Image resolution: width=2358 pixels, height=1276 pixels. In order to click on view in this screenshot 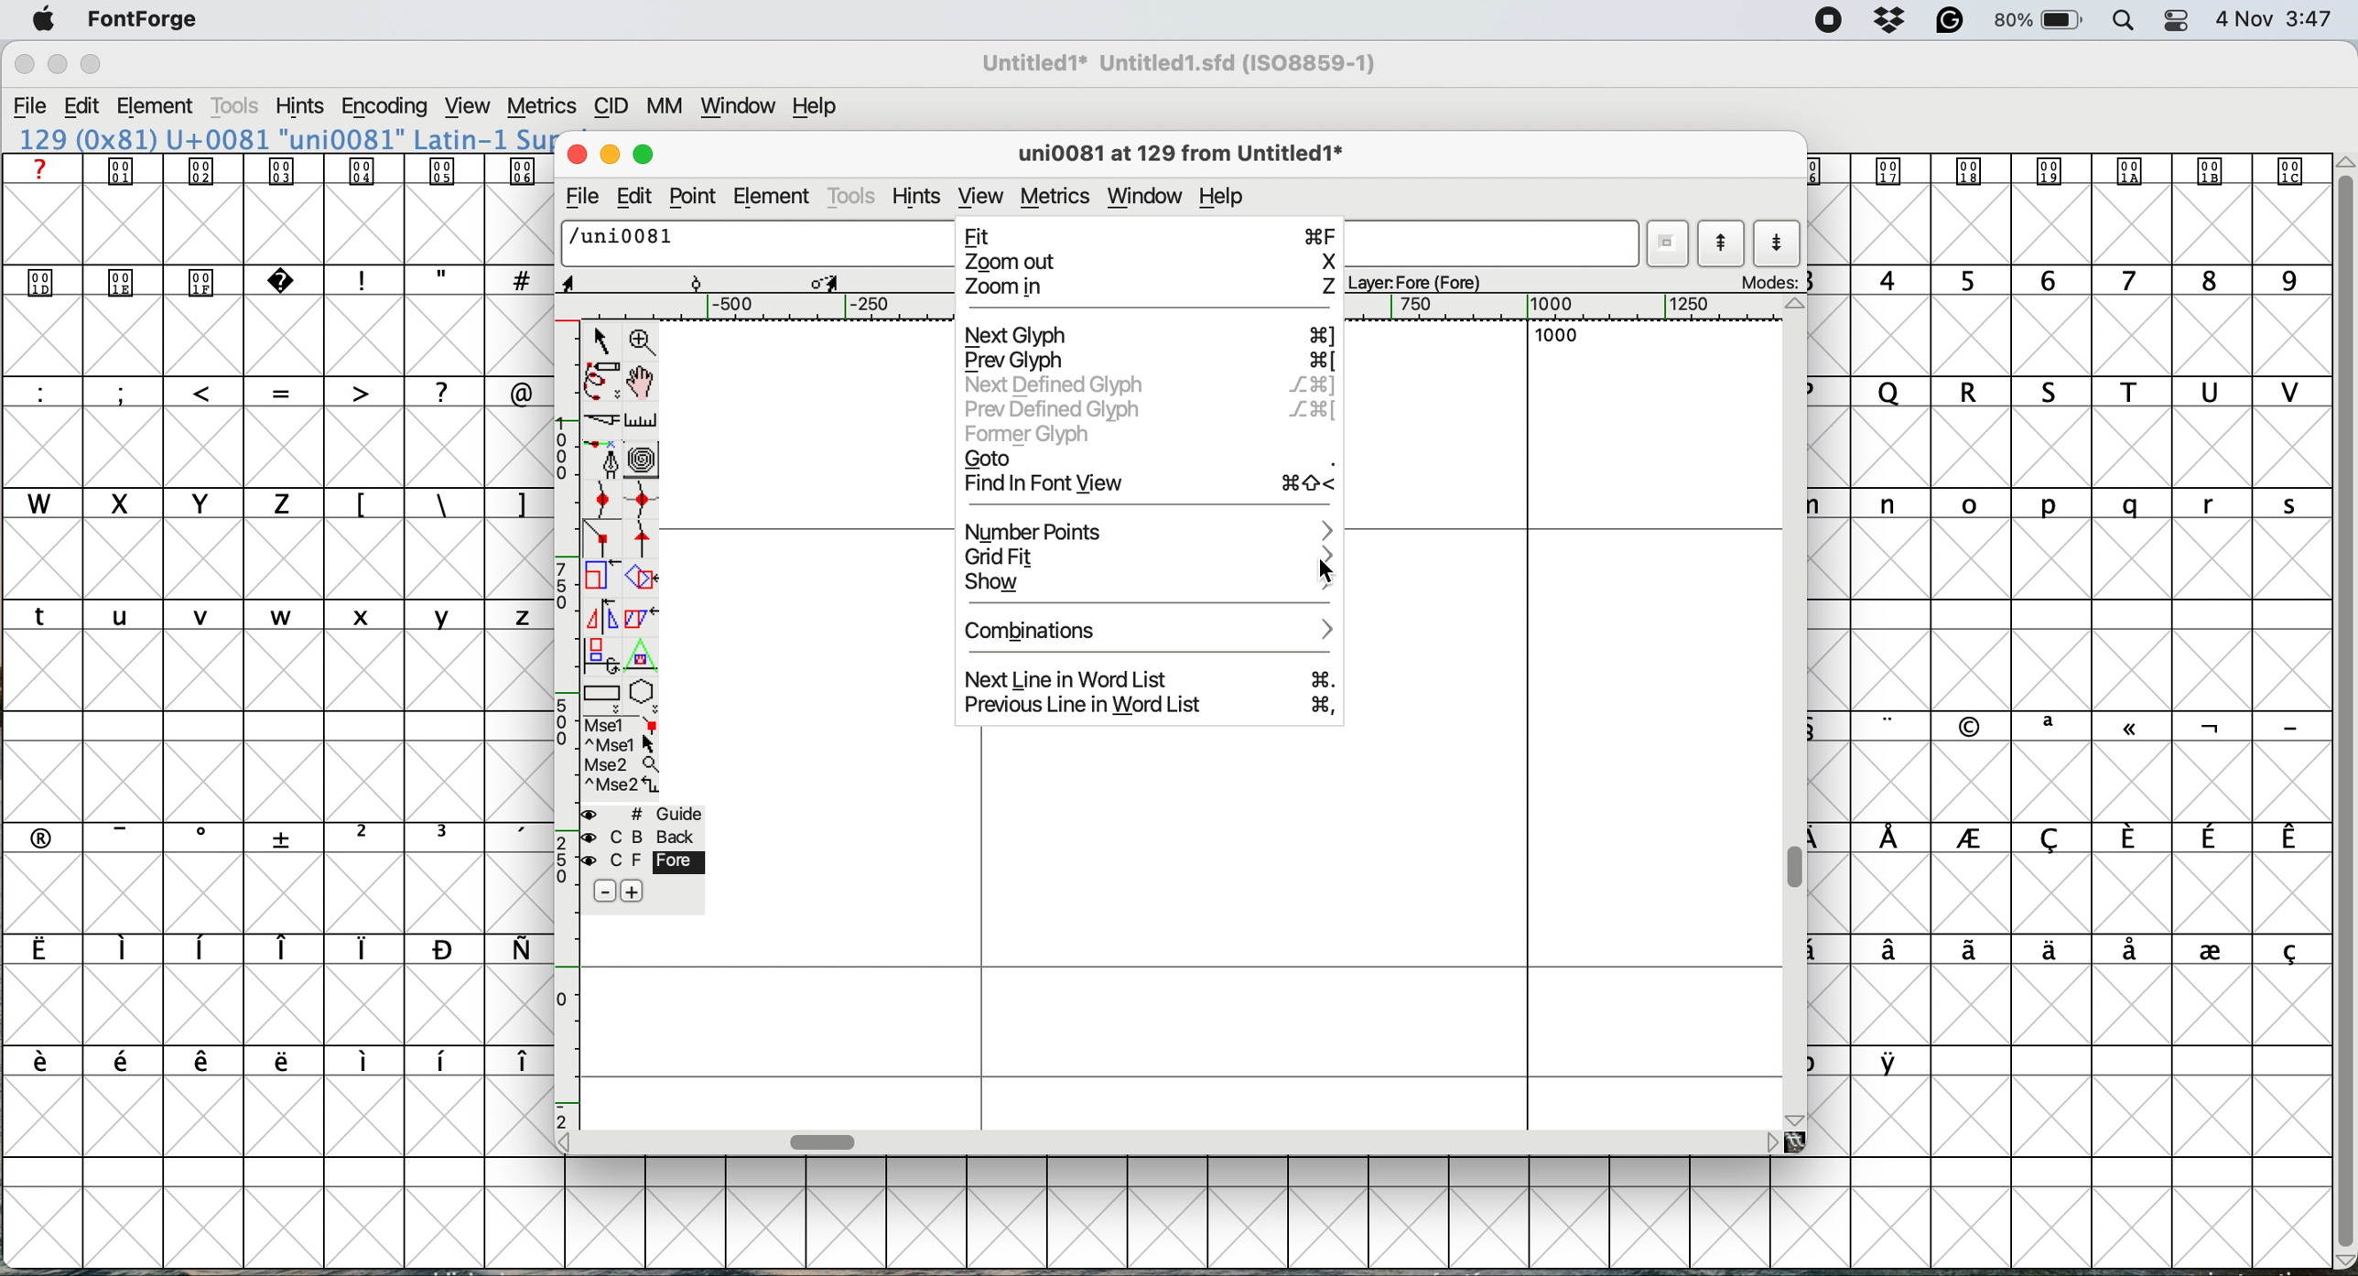, I will do `click(980, 189)`.